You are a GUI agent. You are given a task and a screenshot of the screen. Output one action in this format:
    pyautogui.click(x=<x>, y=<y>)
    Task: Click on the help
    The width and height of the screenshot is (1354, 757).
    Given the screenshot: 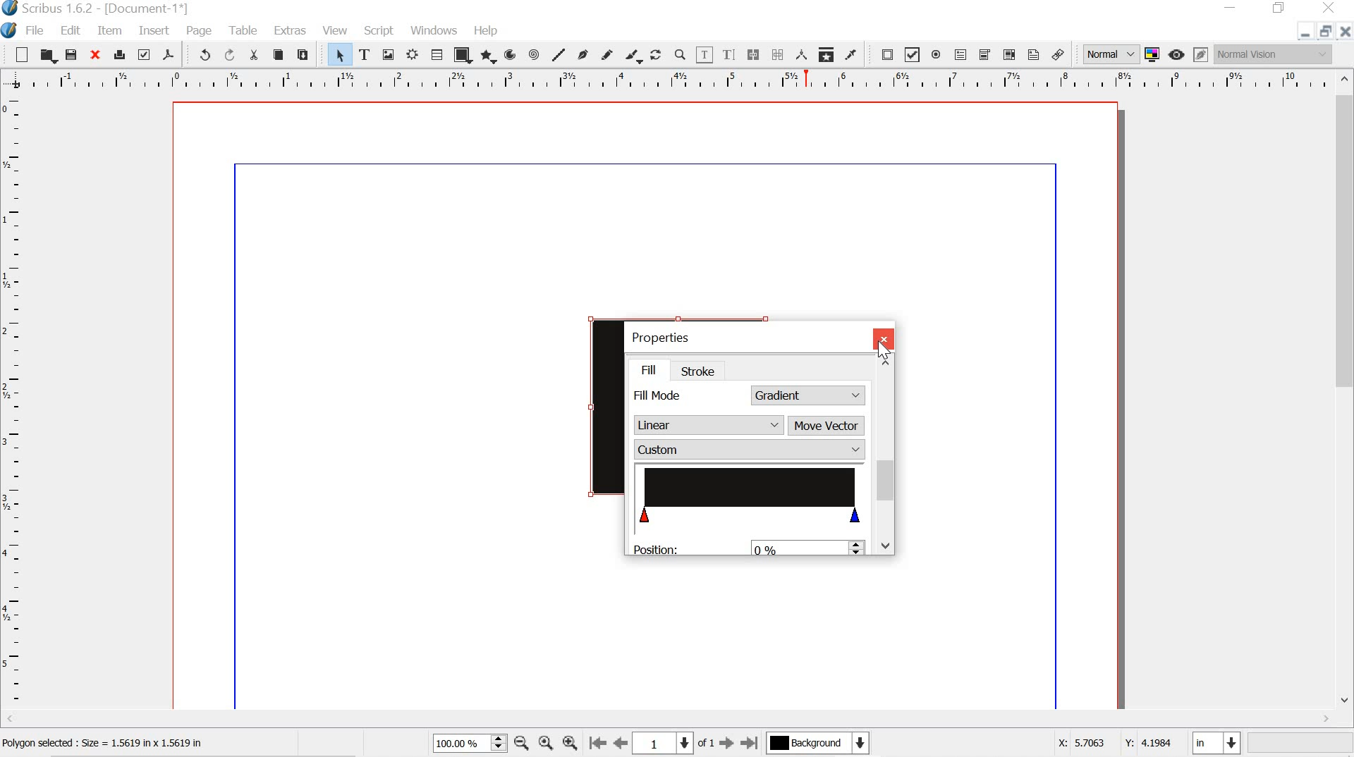 What is the action you would take?
    pyautogui.click(x=484, y=29)
    